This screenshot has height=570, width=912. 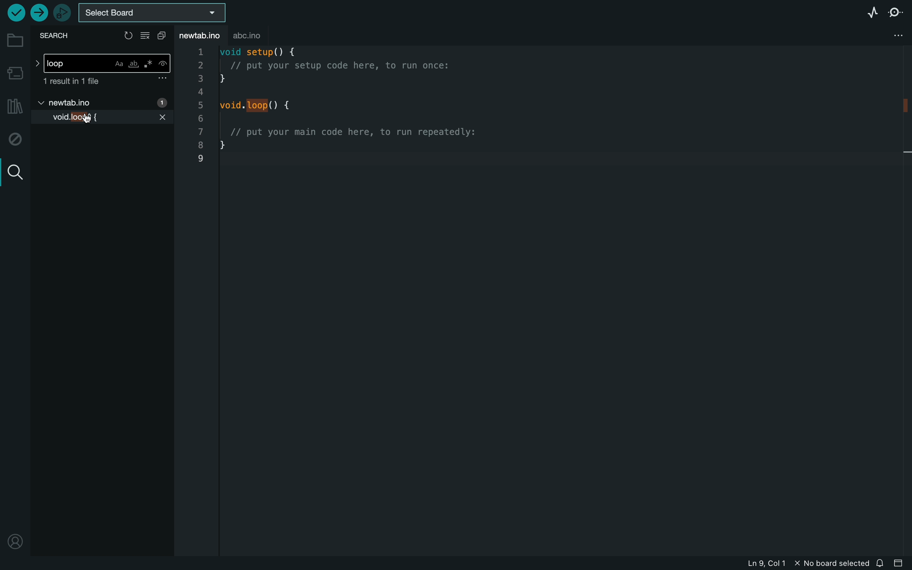 What do you see at coordinates (202, 34) in the screenshot?
I see `file tab` at bounding box center [202, 34].